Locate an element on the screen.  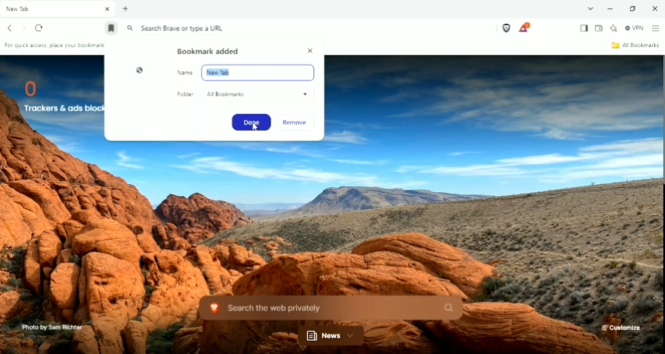
Folder is located at coordinates (242, 95).